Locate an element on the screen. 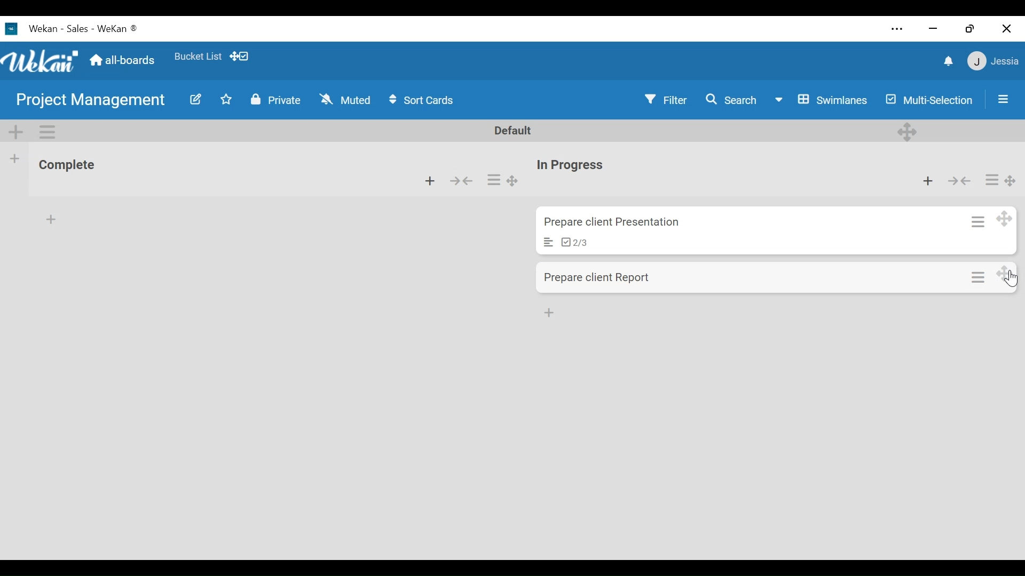 The width and height of the screenshot is (1025, 576). Sidebar is located at coordinates (1002, 96).